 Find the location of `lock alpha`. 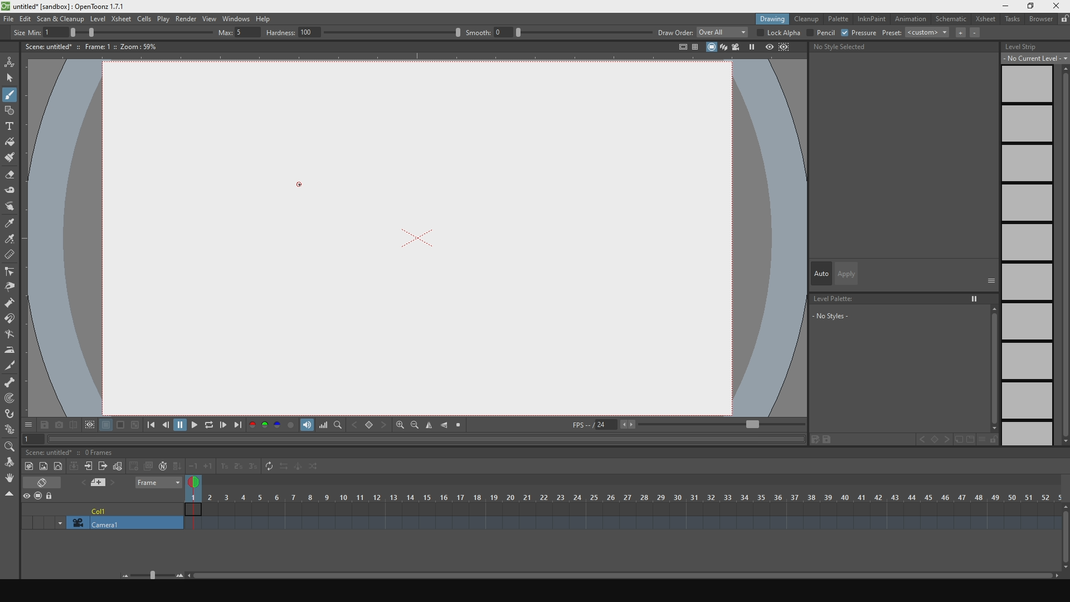

lock alpha is located at coordinates (779, 33).